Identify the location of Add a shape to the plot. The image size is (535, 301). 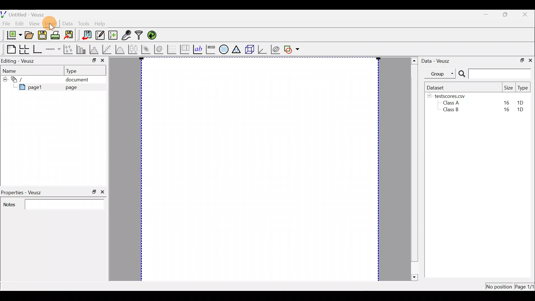
(293, 49).